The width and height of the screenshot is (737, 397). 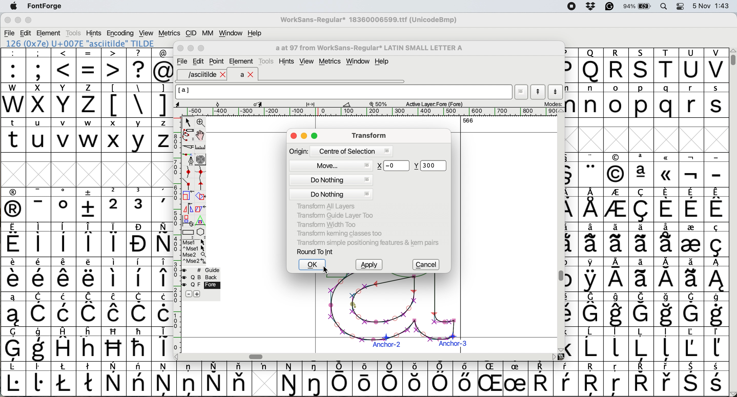 What do you see at coordinates (89, 239) in the screenshot?
I see `symbol` at bounding box center [89, 239].